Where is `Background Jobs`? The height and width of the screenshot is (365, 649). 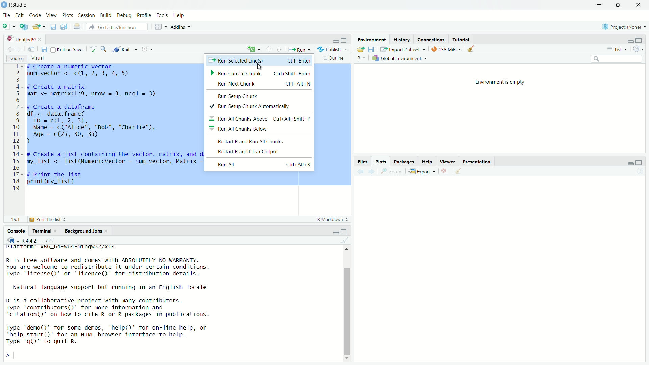
Background Jobs is located at coordinates (86, 231).